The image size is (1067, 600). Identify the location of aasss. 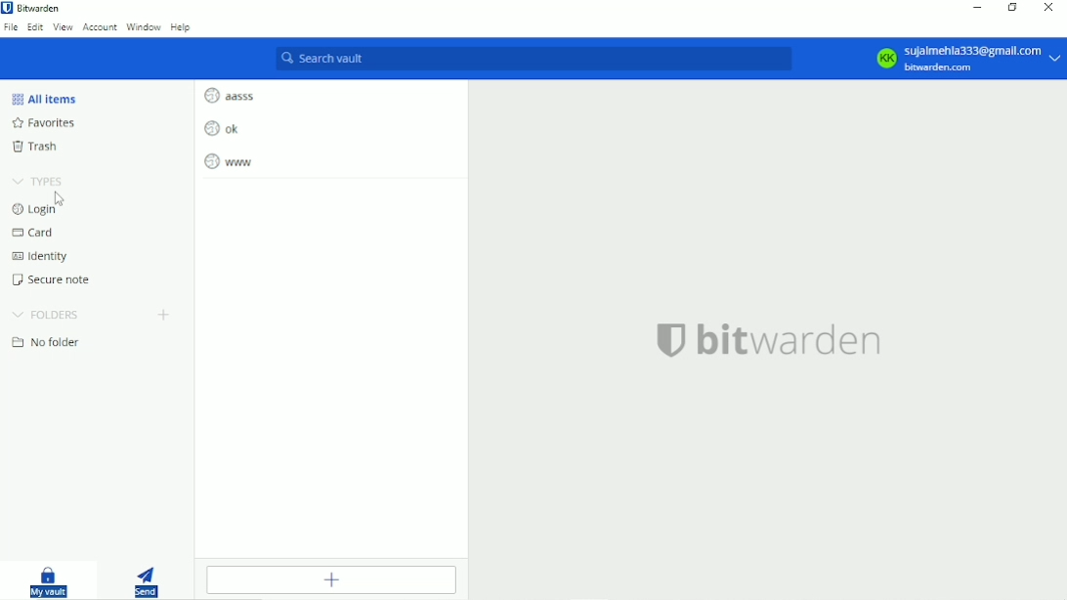
(232, 94).